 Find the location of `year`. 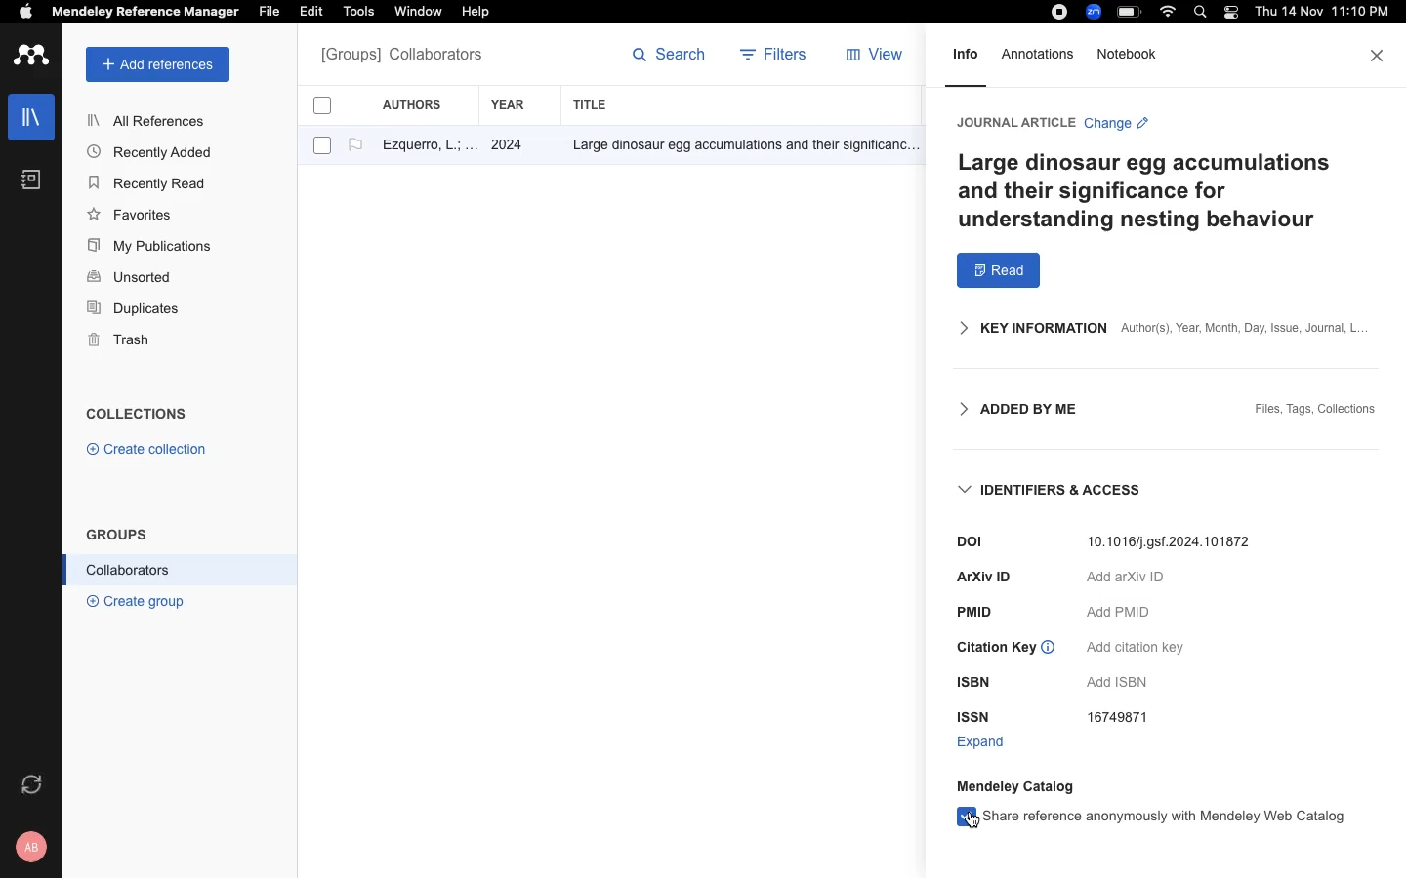

year is located at coordinates (518, 105).